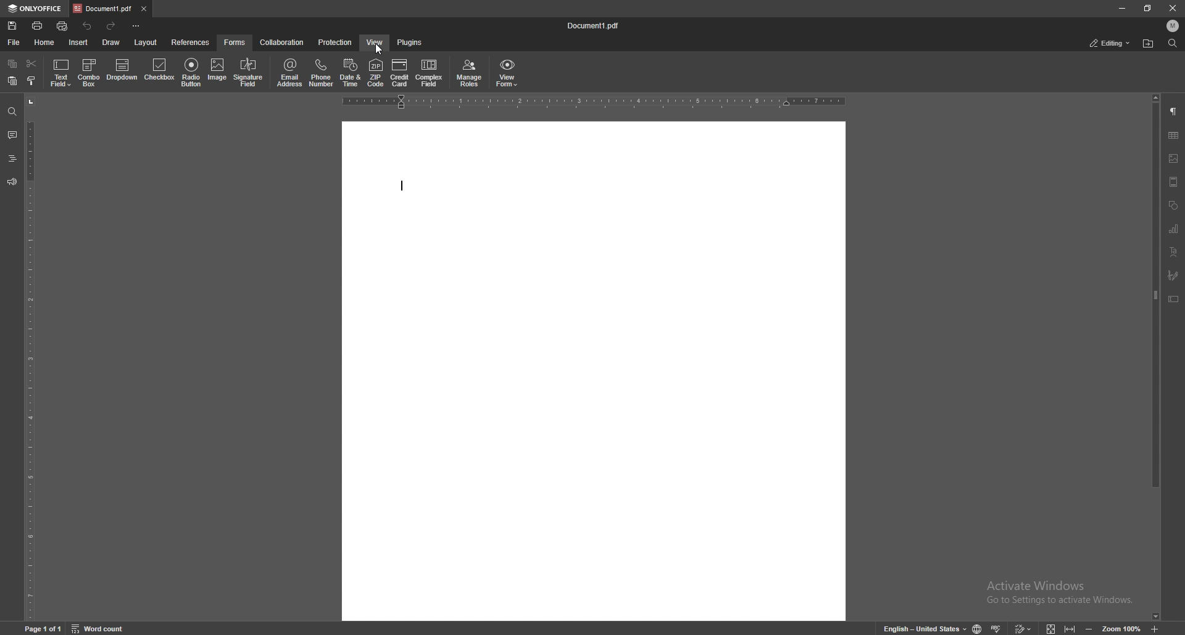 Image resolution: width=1185 pixels, height=635 pixels. Describe the element at coordinates (291, 72) in the screenshot. I see `email address` at that location.